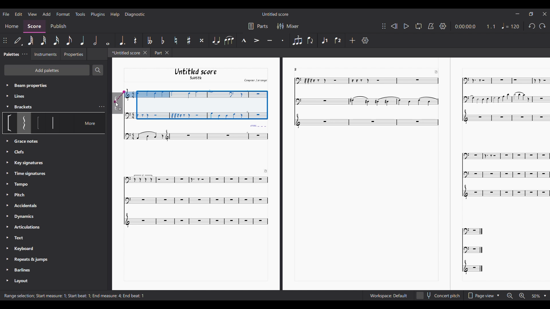 Image resolution: width=550 pixels, height=309 pixels. I want to click on , so click(197, 179).